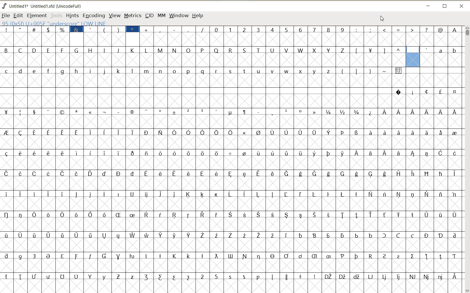  I want to click on ELEMENT, so click(37, 16).